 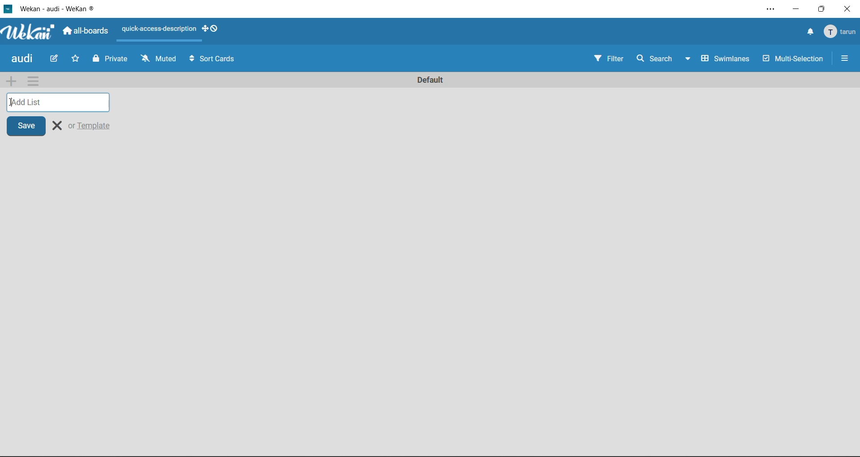 What do you see at coordinates (53, 8) in the screenshot?
I see `Wekan - audi - WeKan` at bounding box center [53, 8].